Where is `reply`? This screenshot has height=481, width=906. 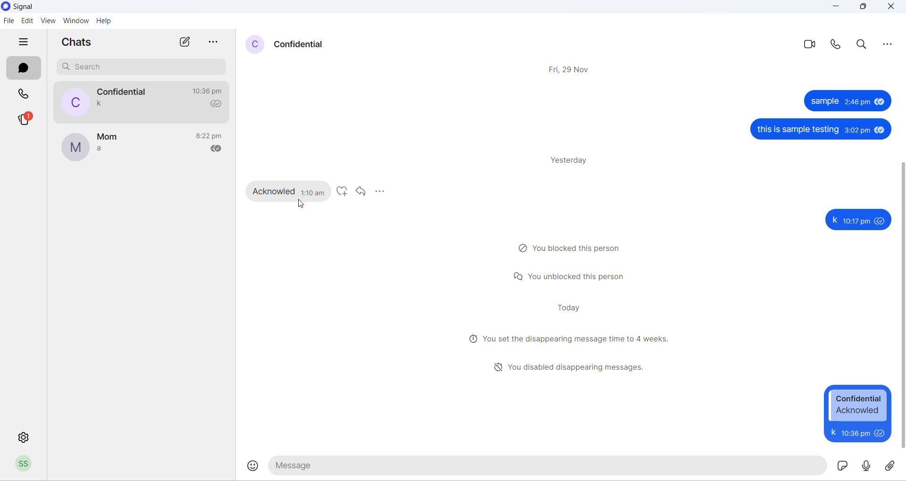 reply is located at coordinates (361, 191).